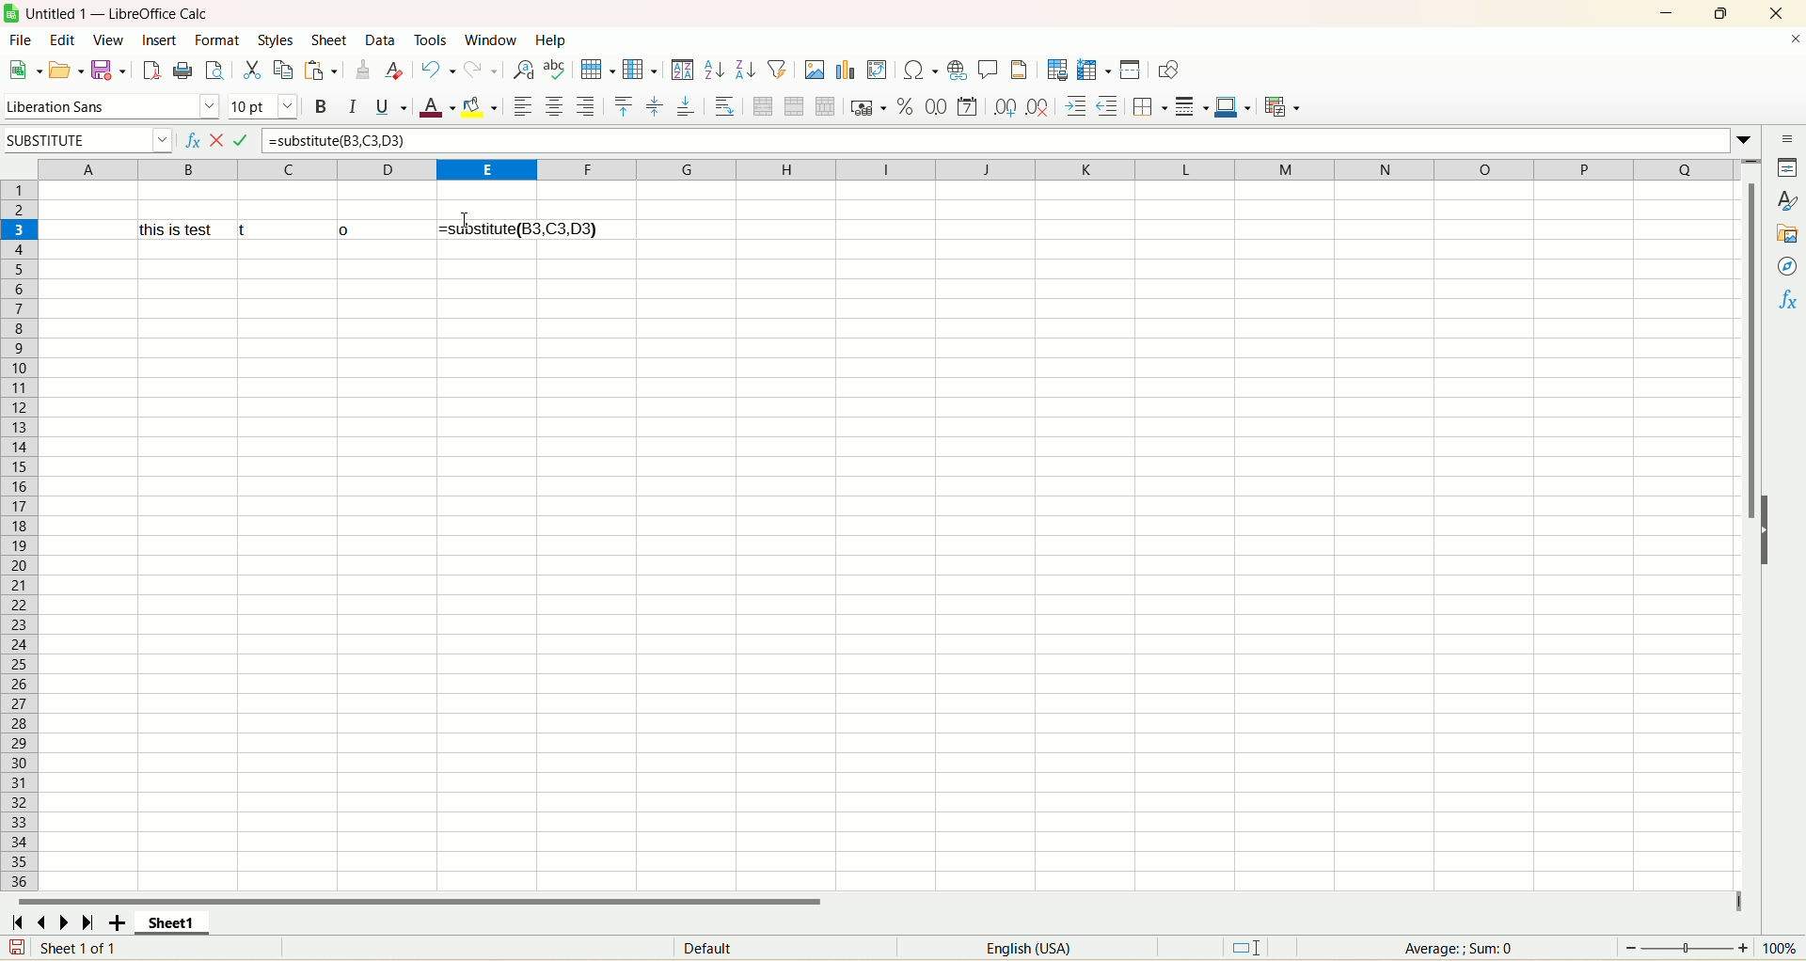 The width and height of the screenshot is (1806, 961). Describe the element at coordinates (105, 68) in the screenshot. I see `save` at that location.